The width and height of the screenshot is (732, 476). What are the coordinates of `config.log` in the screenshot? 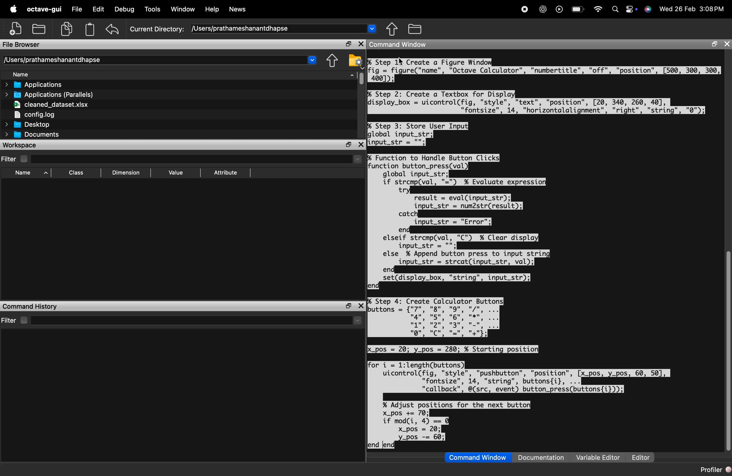 It's located at (33, 115).